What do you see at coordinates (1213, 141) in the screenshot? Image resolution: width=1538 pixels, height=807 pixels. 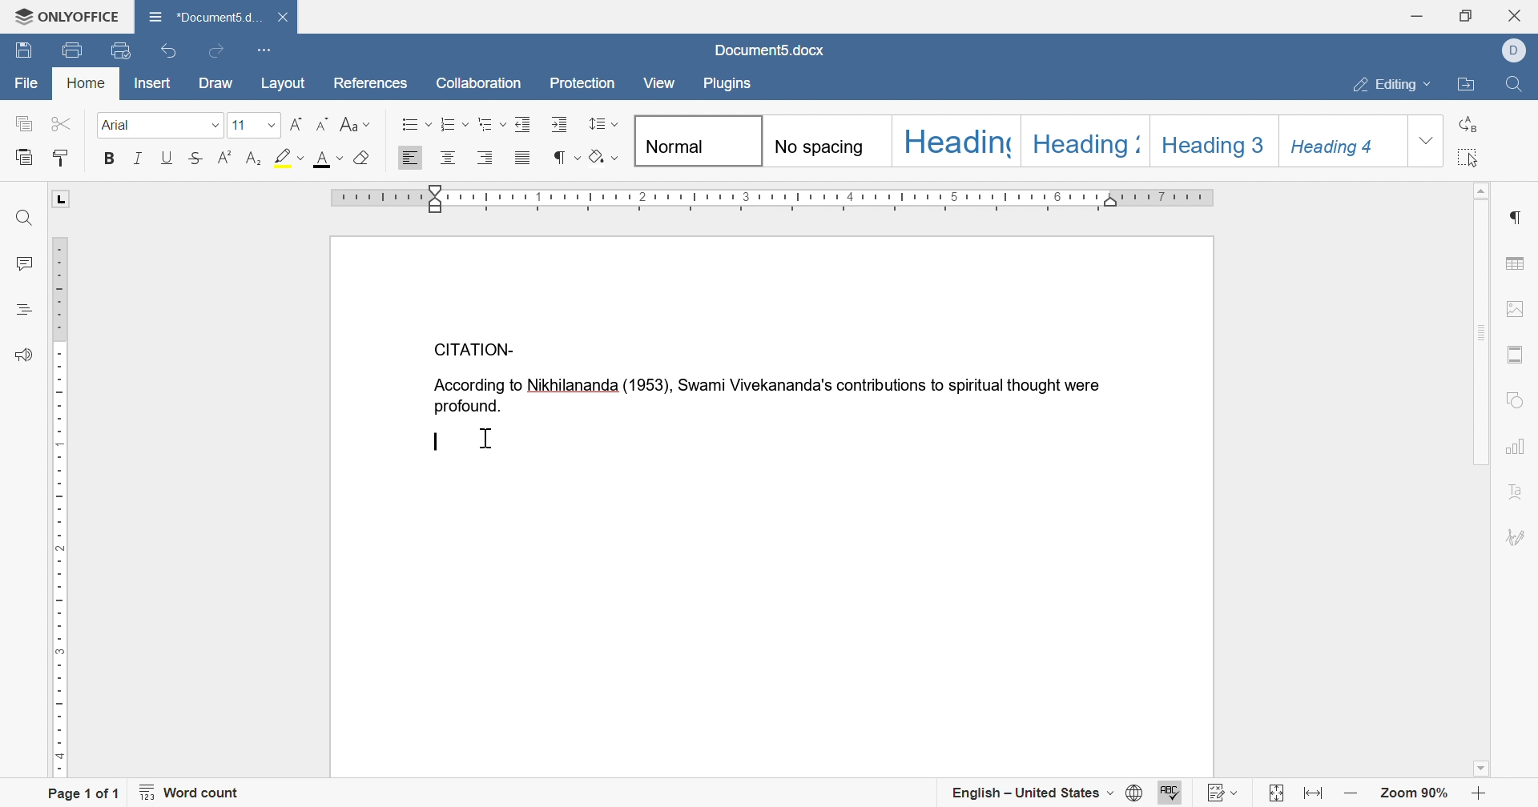 I see `Heading 3` at bounding box center [1213, 141].